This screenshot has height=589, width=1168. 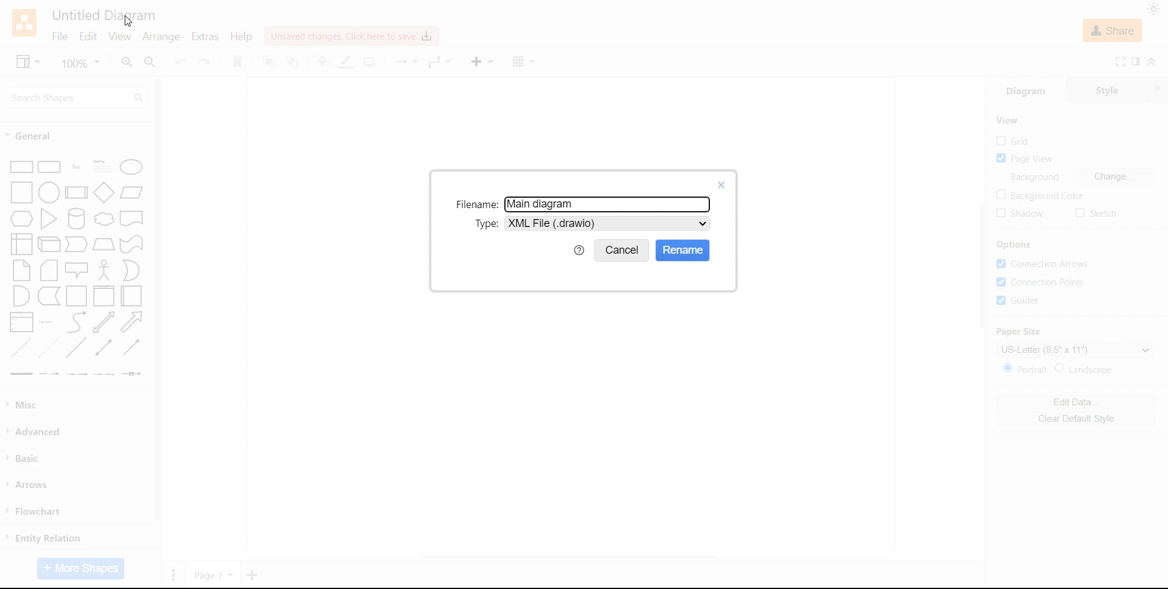 I want to click on text, so click(x=485, y=223).